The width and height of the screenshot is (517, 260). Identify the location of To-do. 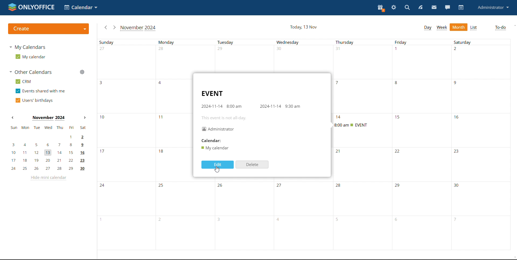
(500, 28).